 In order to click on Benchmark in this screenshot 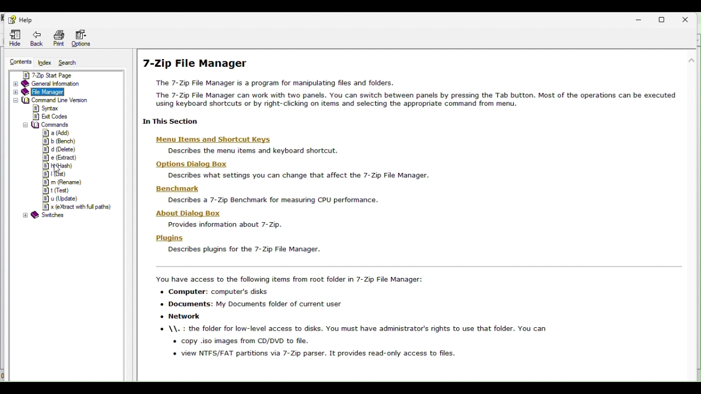, I will do `click(265, 193)`.